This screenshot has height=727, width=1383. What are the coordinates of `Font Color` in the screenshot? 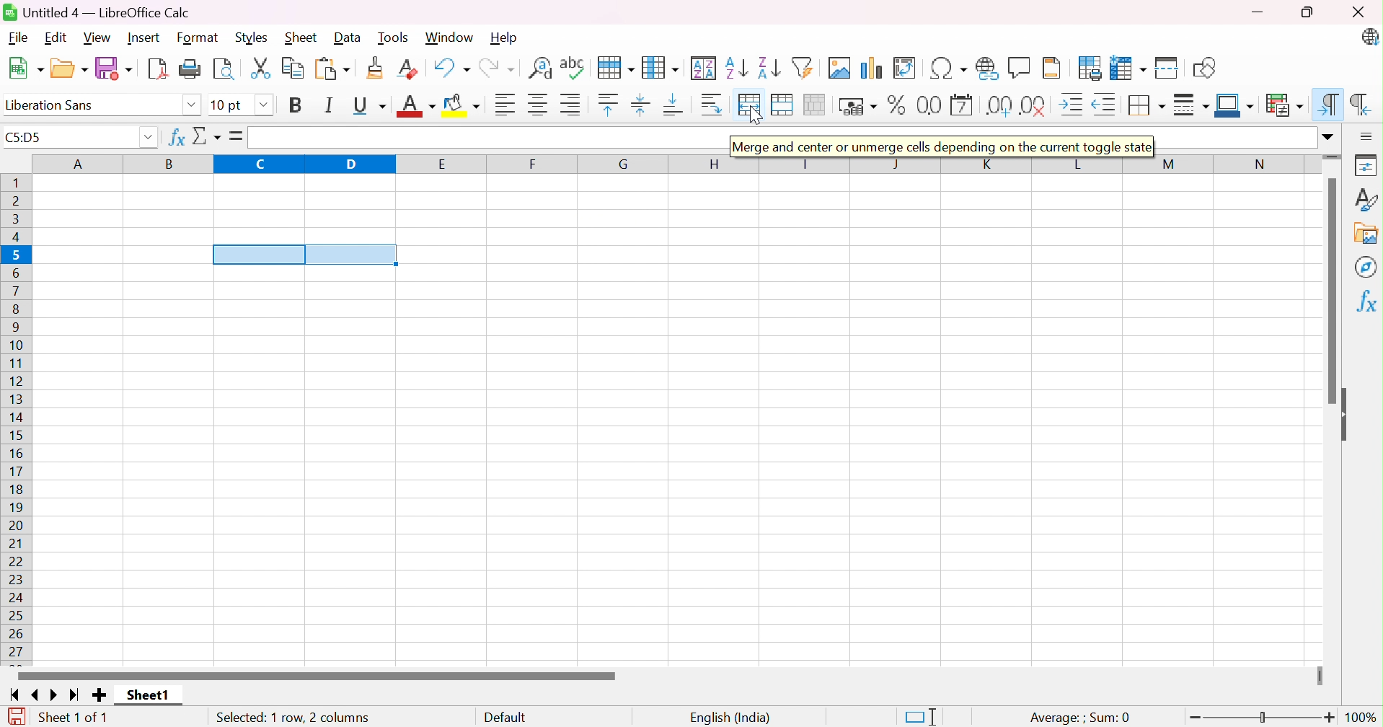 It's located at (416, 105).